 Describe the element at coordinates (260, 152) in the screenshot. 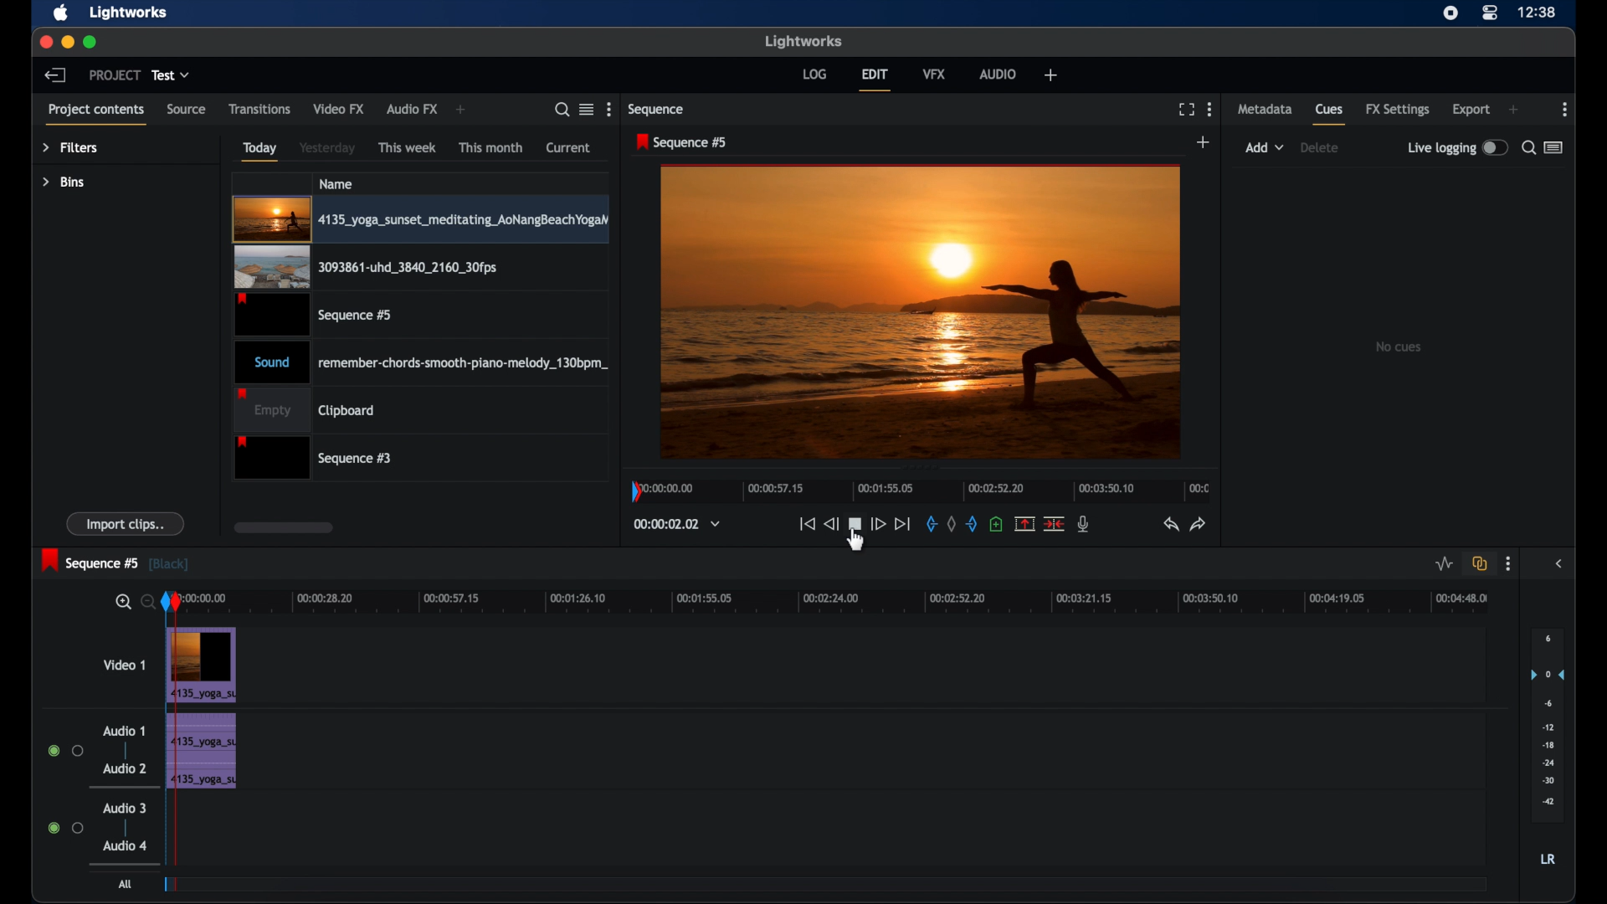

I see `today` at that location.